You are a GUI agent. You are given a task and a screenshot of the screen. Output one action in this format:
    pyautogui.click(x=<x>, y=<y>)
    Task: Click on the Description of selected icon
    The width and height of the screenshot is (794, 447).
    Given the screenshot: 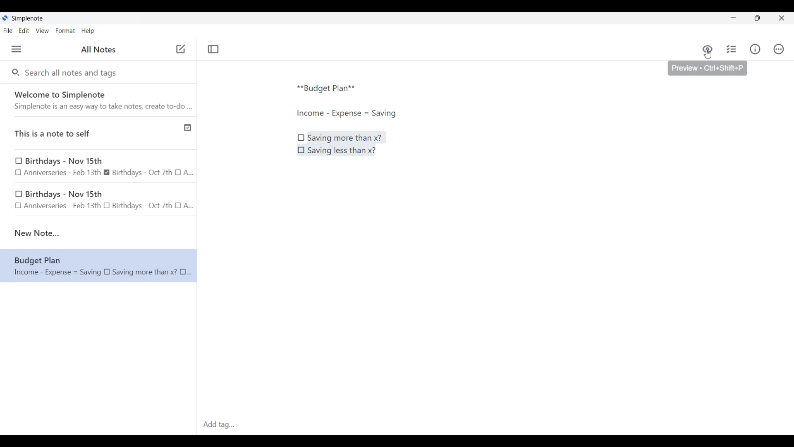 What is the action you would take?
    pyautogui.click(x=708, y=68)
    